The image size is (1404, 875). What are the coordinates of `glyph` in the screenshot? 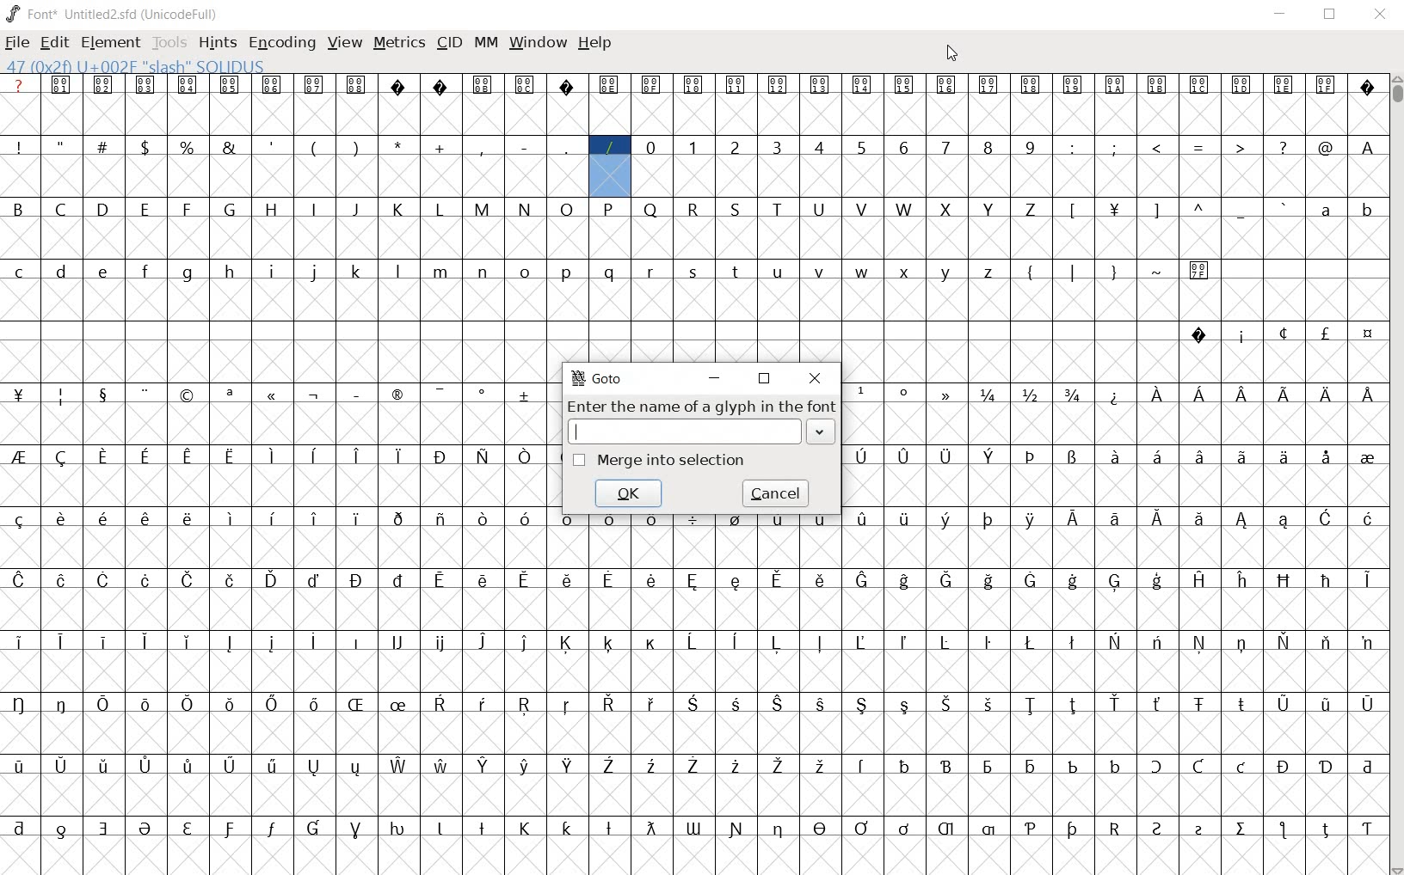 It's located at (989, 273).